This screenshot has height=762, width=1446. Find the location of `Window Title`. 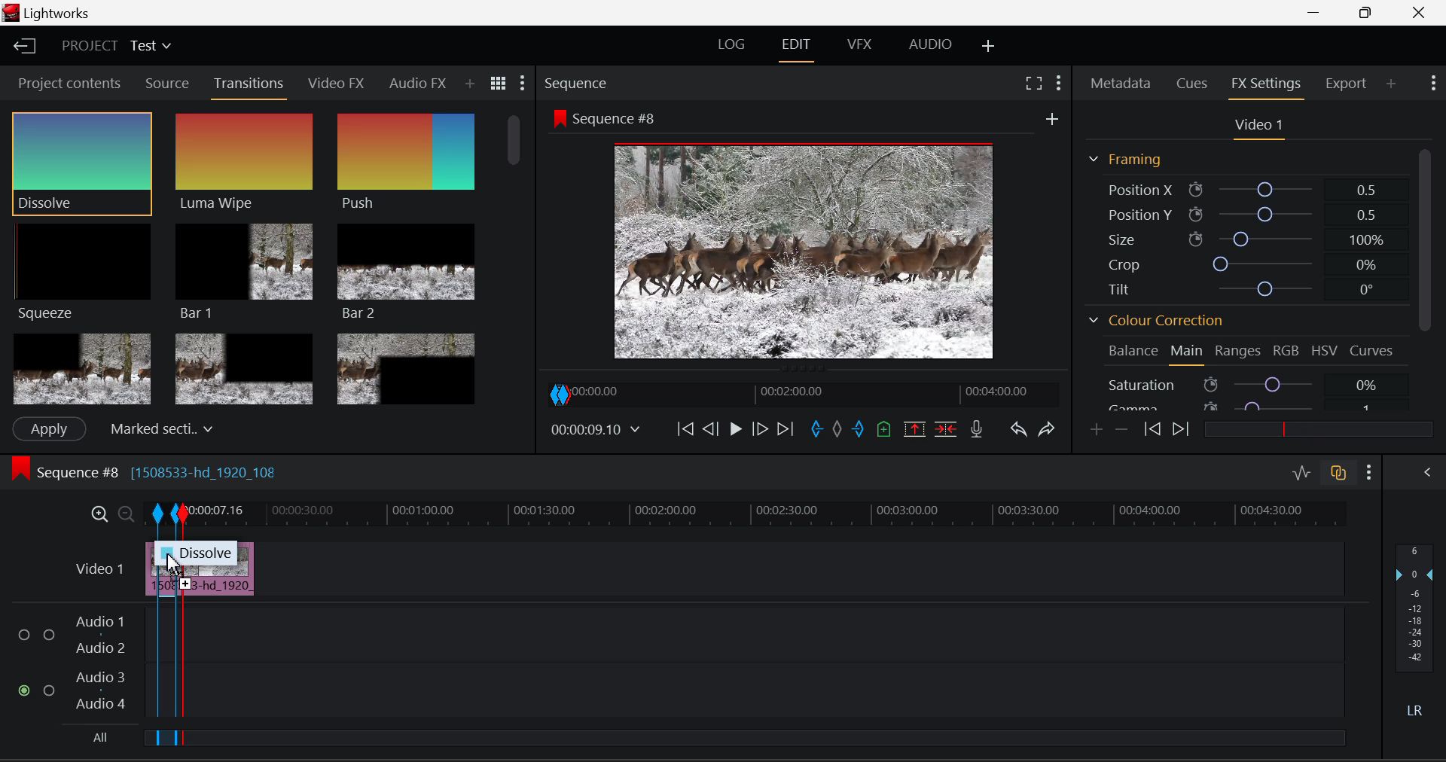

Window Title is located at coordinates (48, 13).